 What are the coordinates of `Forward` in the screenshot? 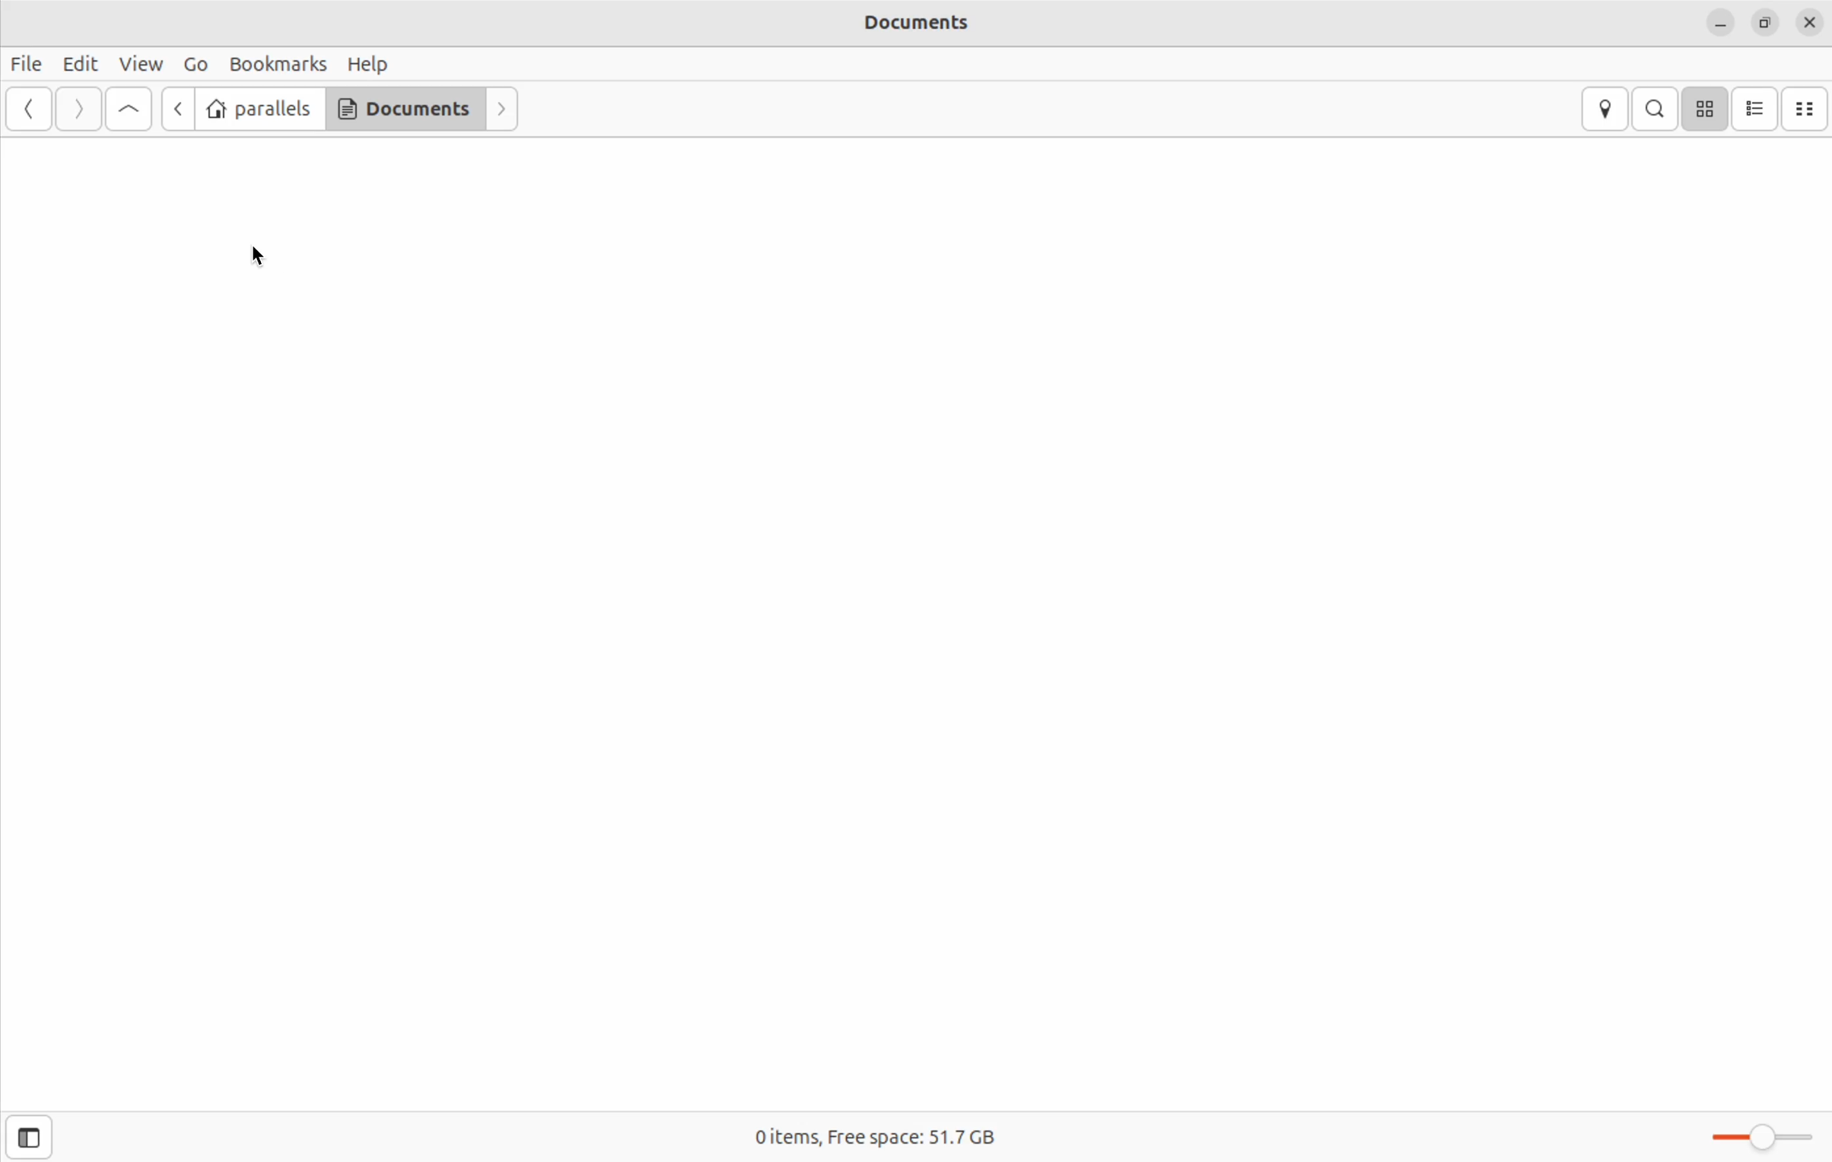 It's located at (501, 110).